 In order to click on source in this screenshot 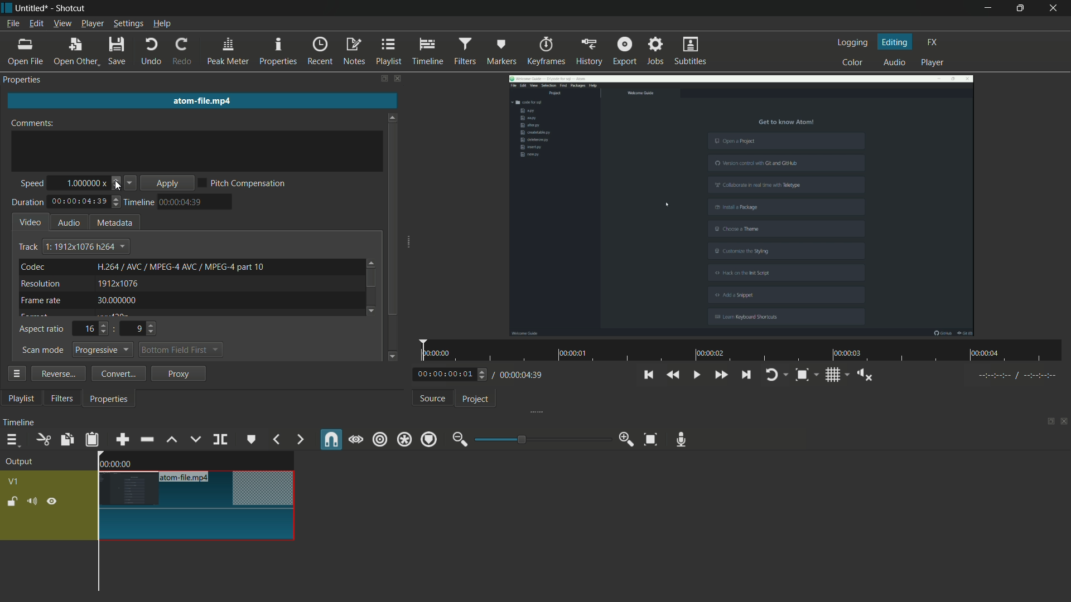, I will do `click(433, 398)`.